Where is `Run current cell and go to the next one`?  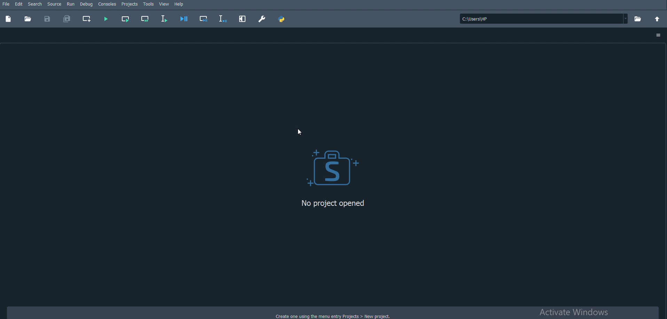
Run current cell and go to the next one is located at coordinates (144, 19).